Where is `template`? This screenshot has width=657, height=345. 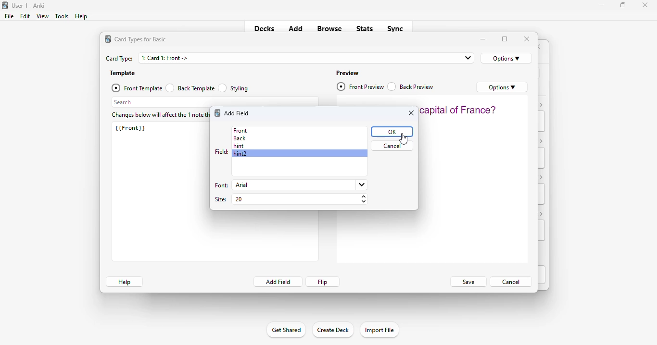 template is located at coordinates (123, 74).